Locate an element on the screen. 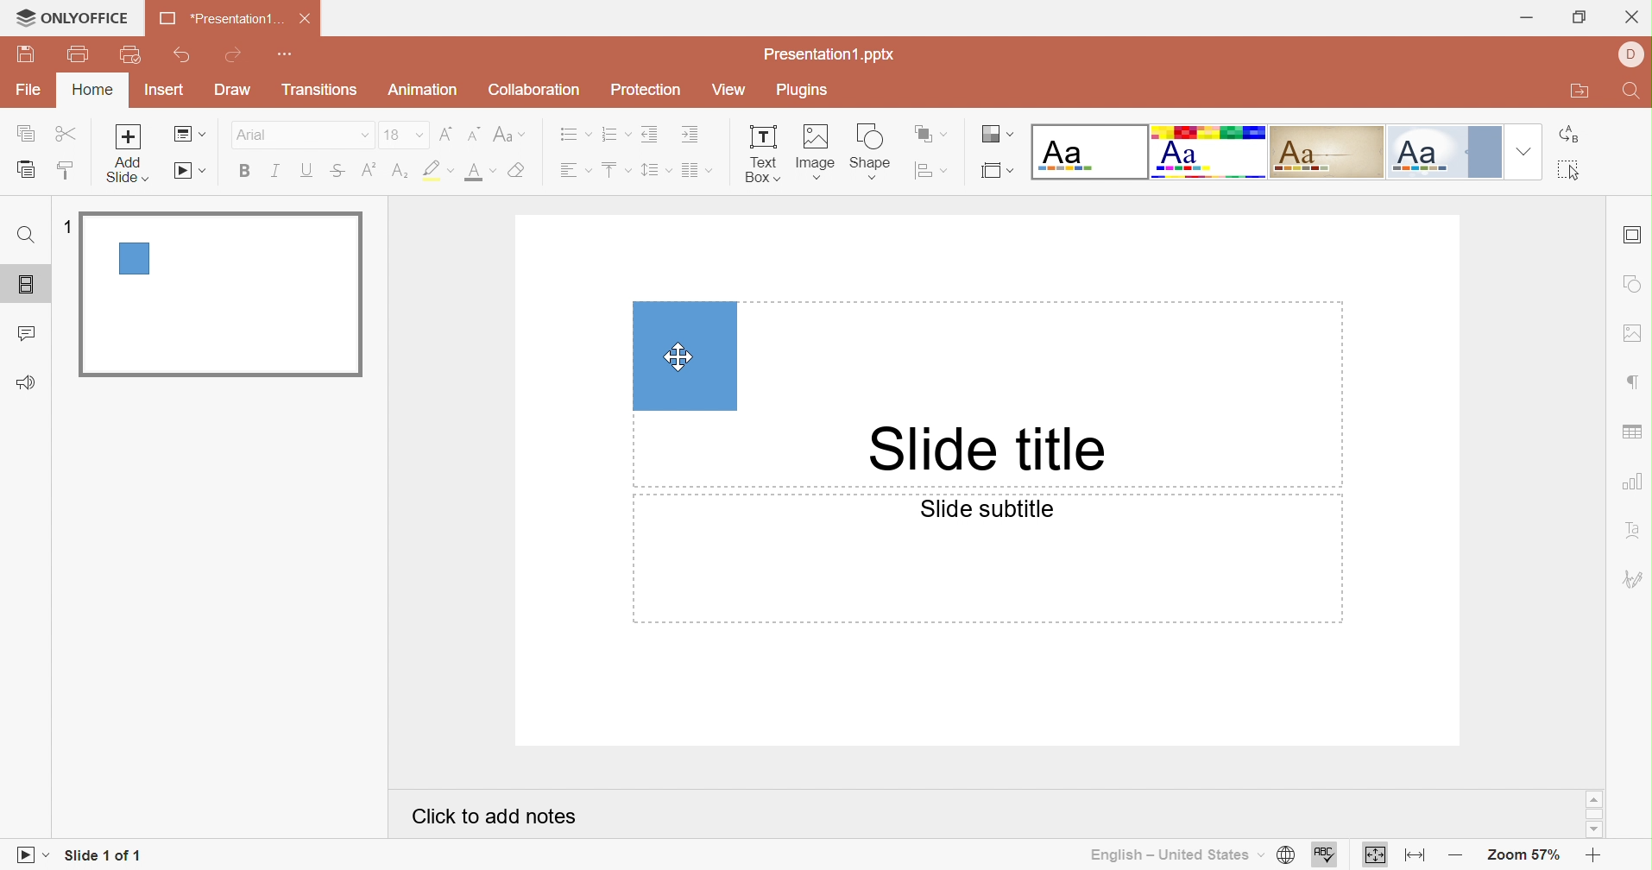  Minimize is located at coordinates (1530, 21).